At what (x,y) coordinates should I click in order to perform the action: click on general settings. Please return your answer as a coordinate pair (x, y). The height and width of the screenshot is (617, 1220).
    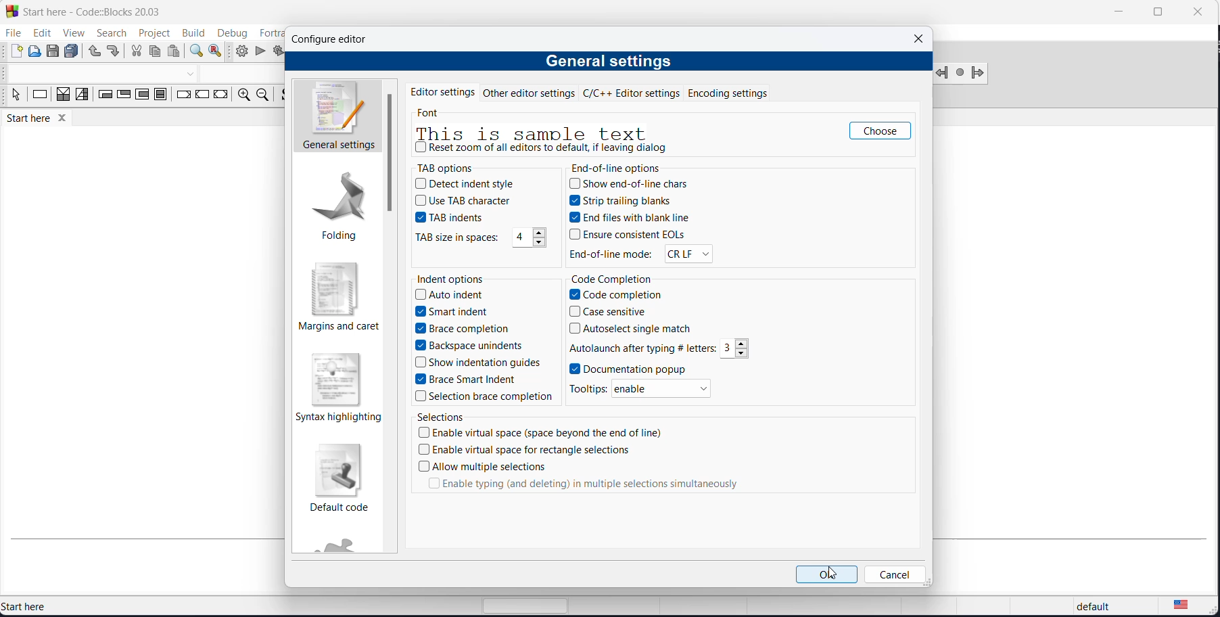
    Looking at the image, I should click on (337, 117).